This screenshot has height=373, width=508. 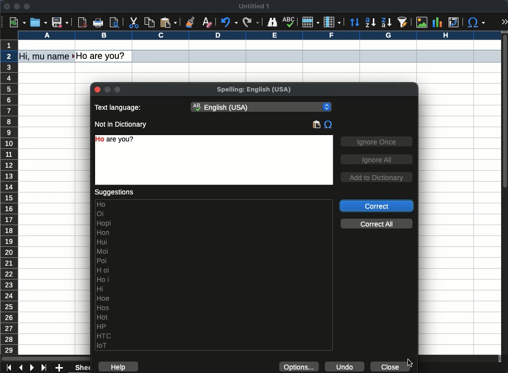 What do you see at coordinates (98, 91) in the screenshot?
I see `close` at bounding box center [98, 91].